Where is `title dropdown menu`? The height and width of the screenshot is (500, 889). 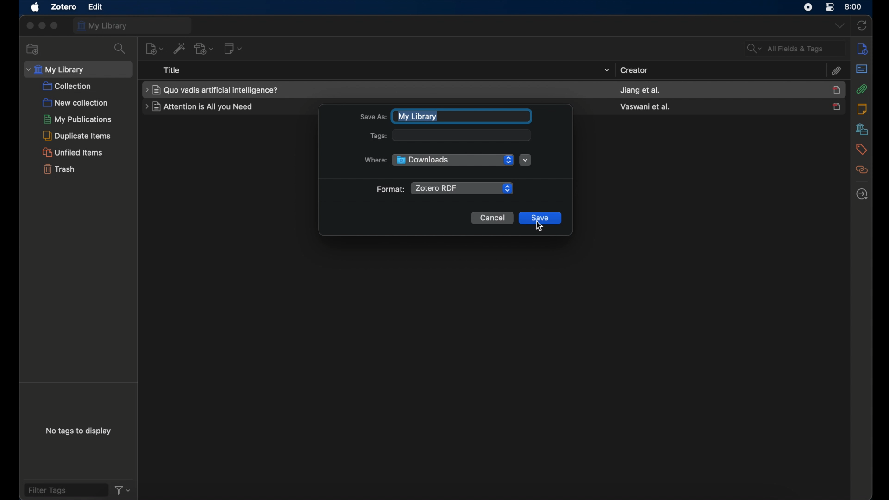 title dropdown menu is located at coordinates (606, 70).